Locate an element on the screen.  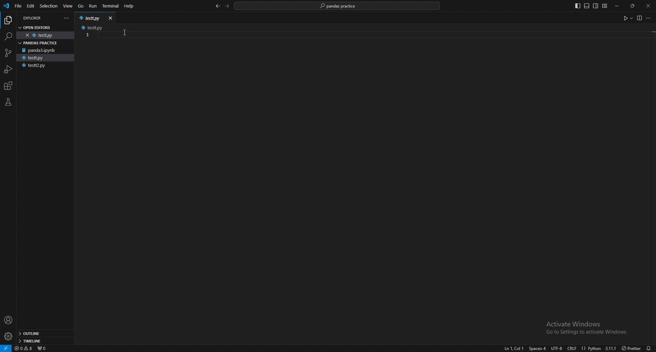
Help is located at coordinates (128, 6).